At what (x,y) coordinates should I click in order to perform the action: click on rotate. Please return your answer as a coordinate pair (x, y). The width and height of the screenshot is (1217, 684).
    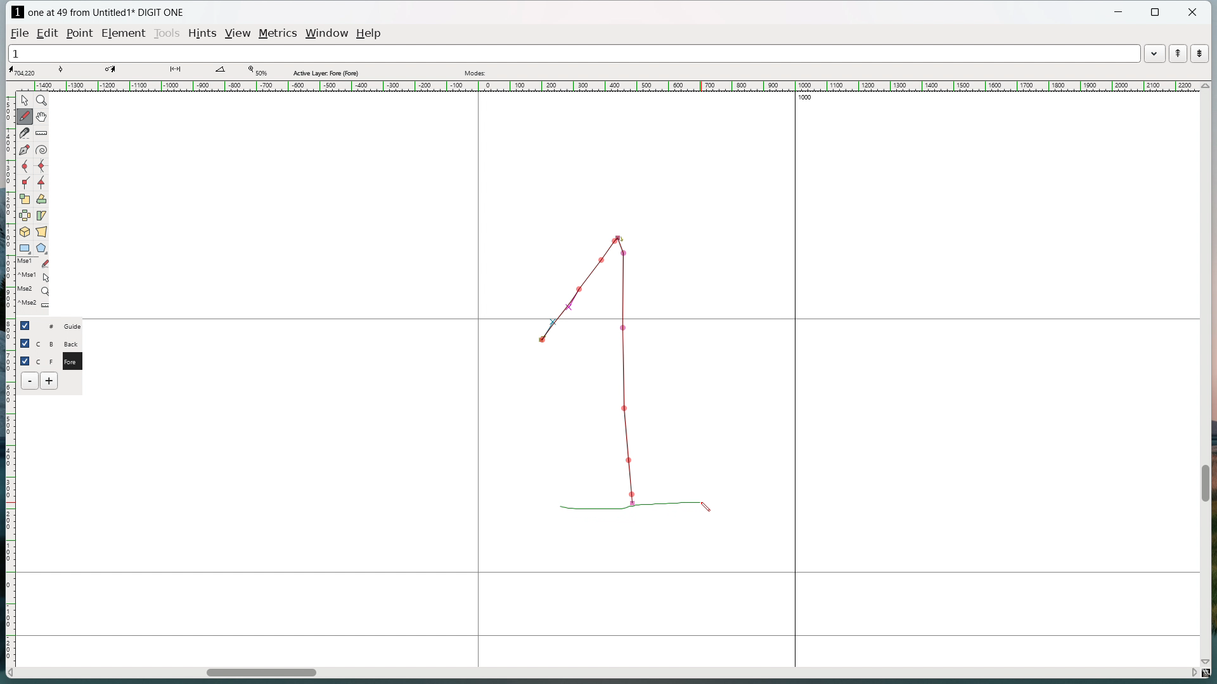
    Looking at the image, I should click on (41, 199).